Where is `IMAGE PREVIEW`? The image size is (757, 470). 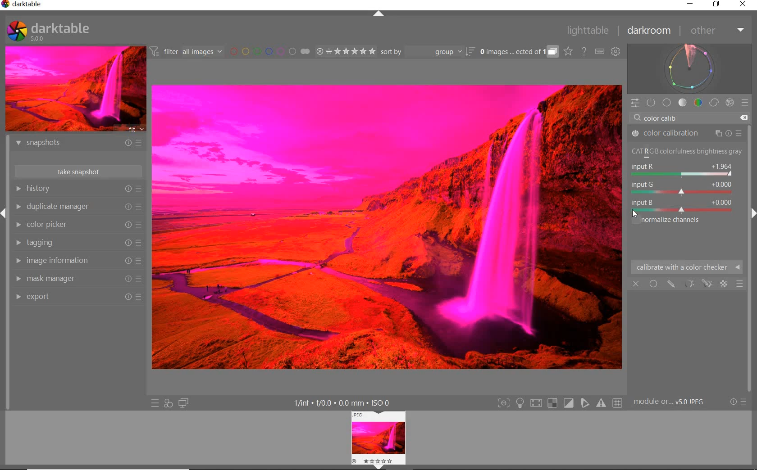 IMAGE PREVIEW is located at coordinates (74, 89).